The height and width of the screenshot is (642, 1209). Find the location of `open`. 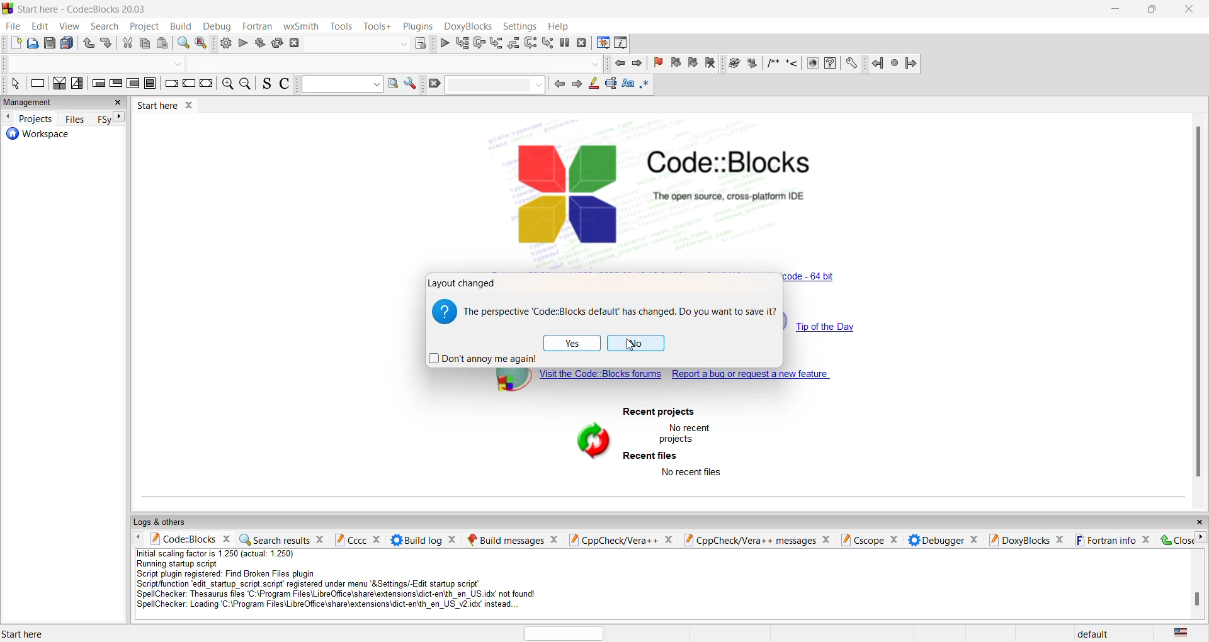

open is located at coordinates (33, 43).